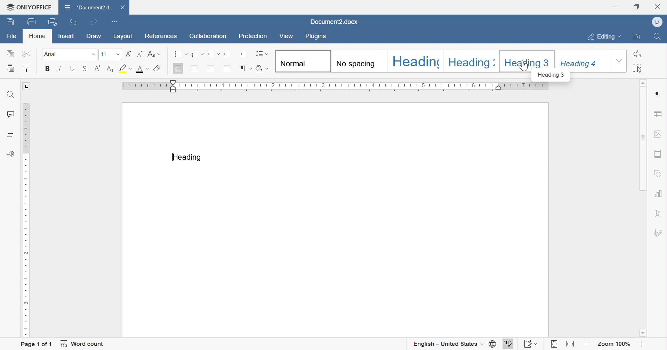  I want to click on Highlight color, so click(124, 67).